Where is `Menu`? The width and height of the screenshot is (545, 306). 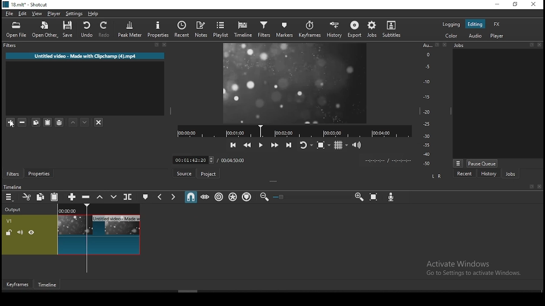
Menu is located at coordinates (458, 163).